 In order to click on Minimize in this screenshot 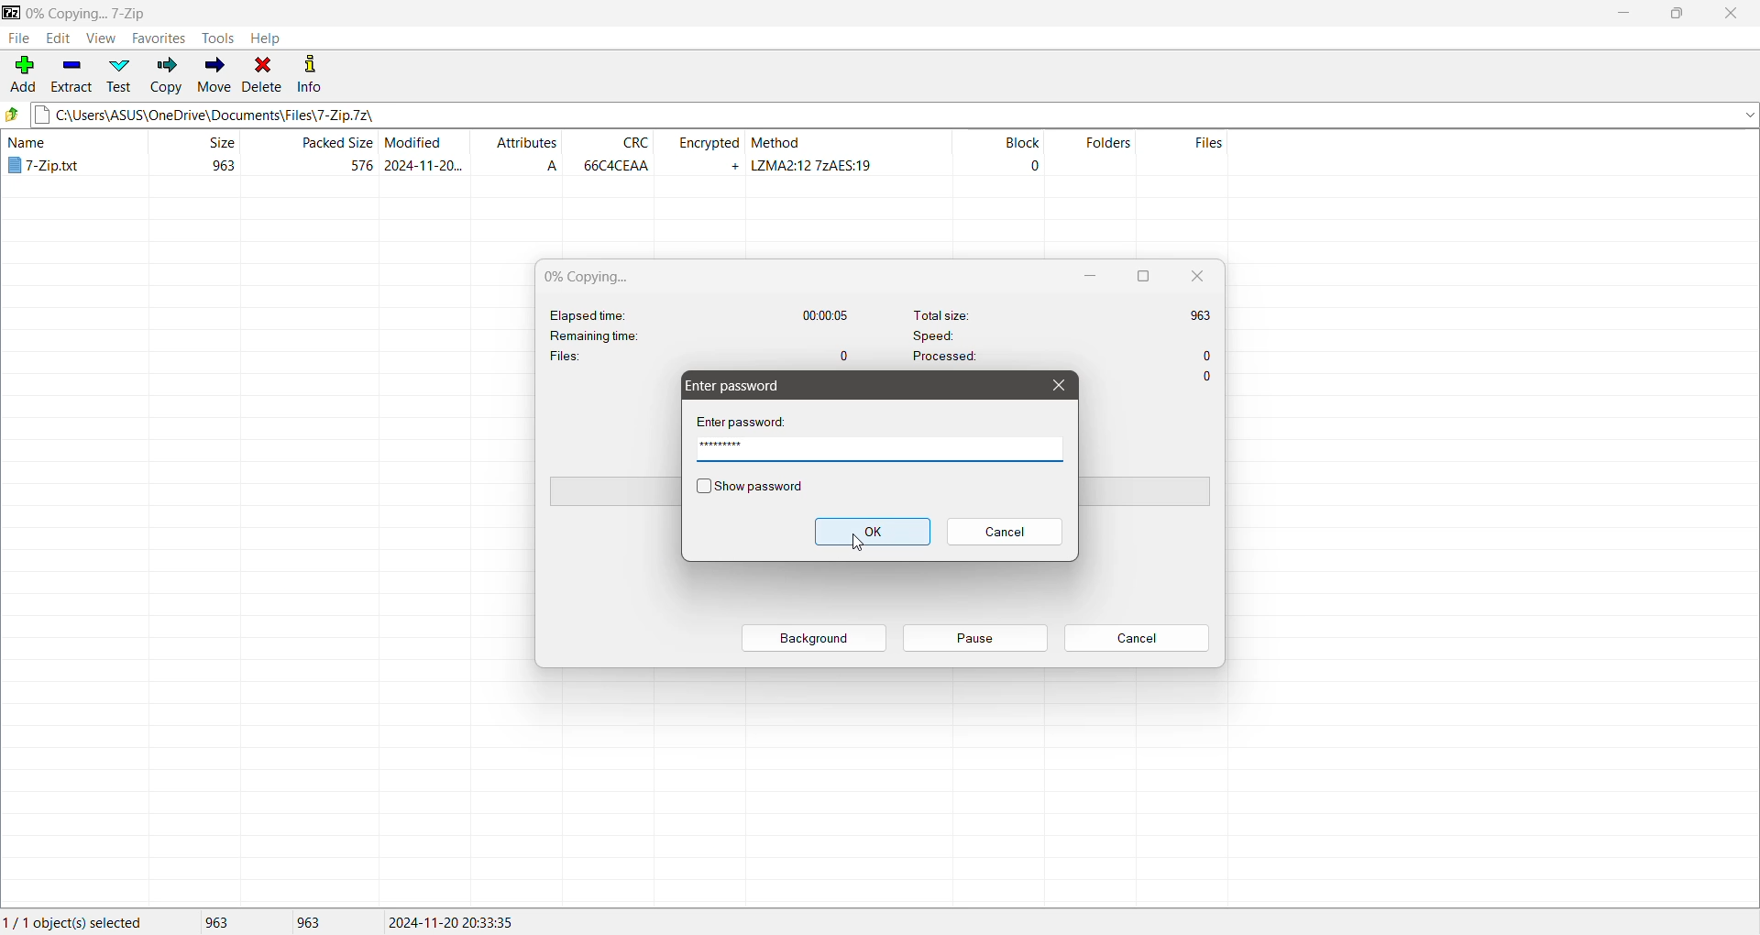, I will do `click(1092, 276)`.